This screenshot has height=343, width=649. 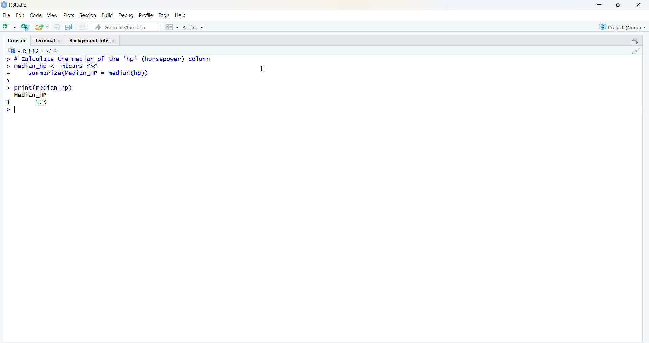 What do you see at coordinates (42, 27) in the screenshot?
I see `share folder as` at bounding box center [42, 27].